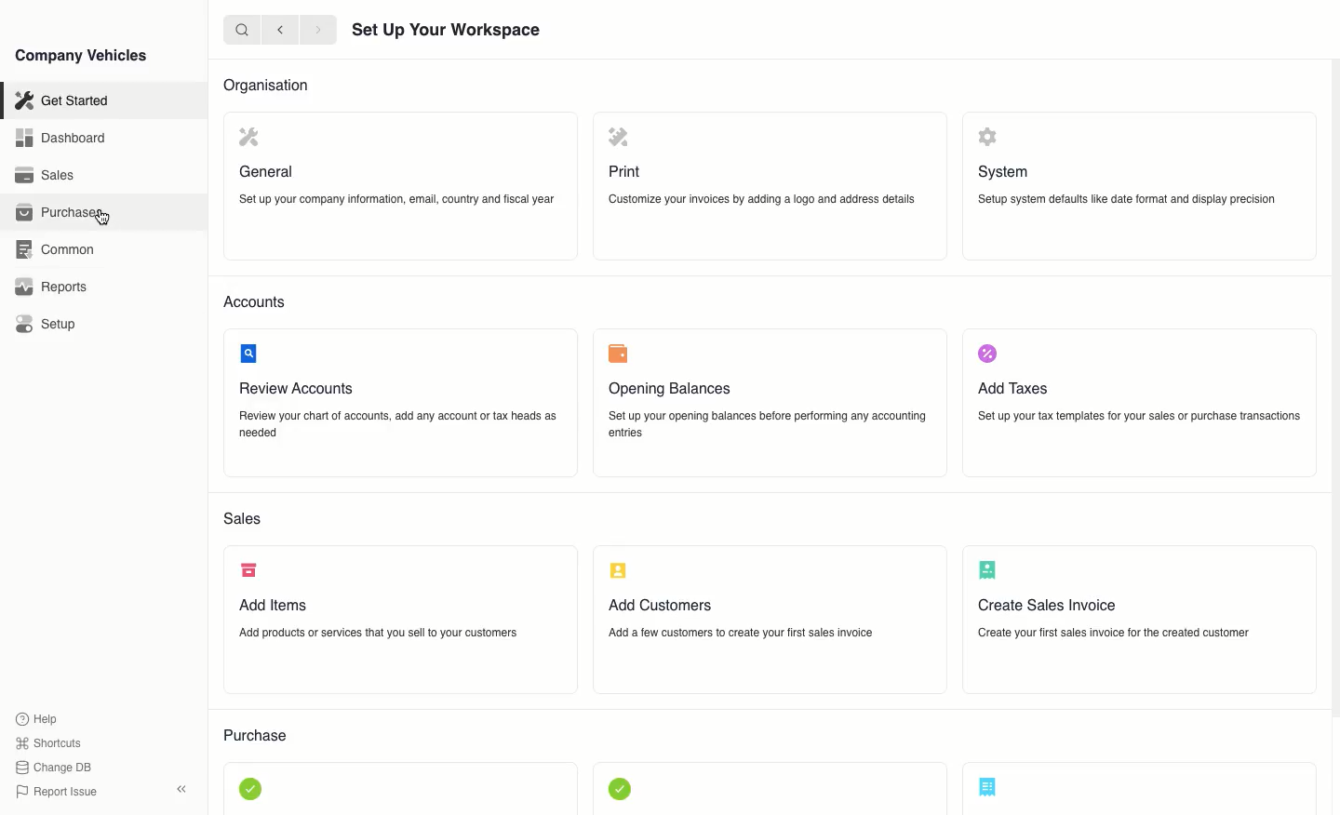  What do you see at coordinates (243, 30) in the screenshot?
I see `search` at bounding box center [243, 30].